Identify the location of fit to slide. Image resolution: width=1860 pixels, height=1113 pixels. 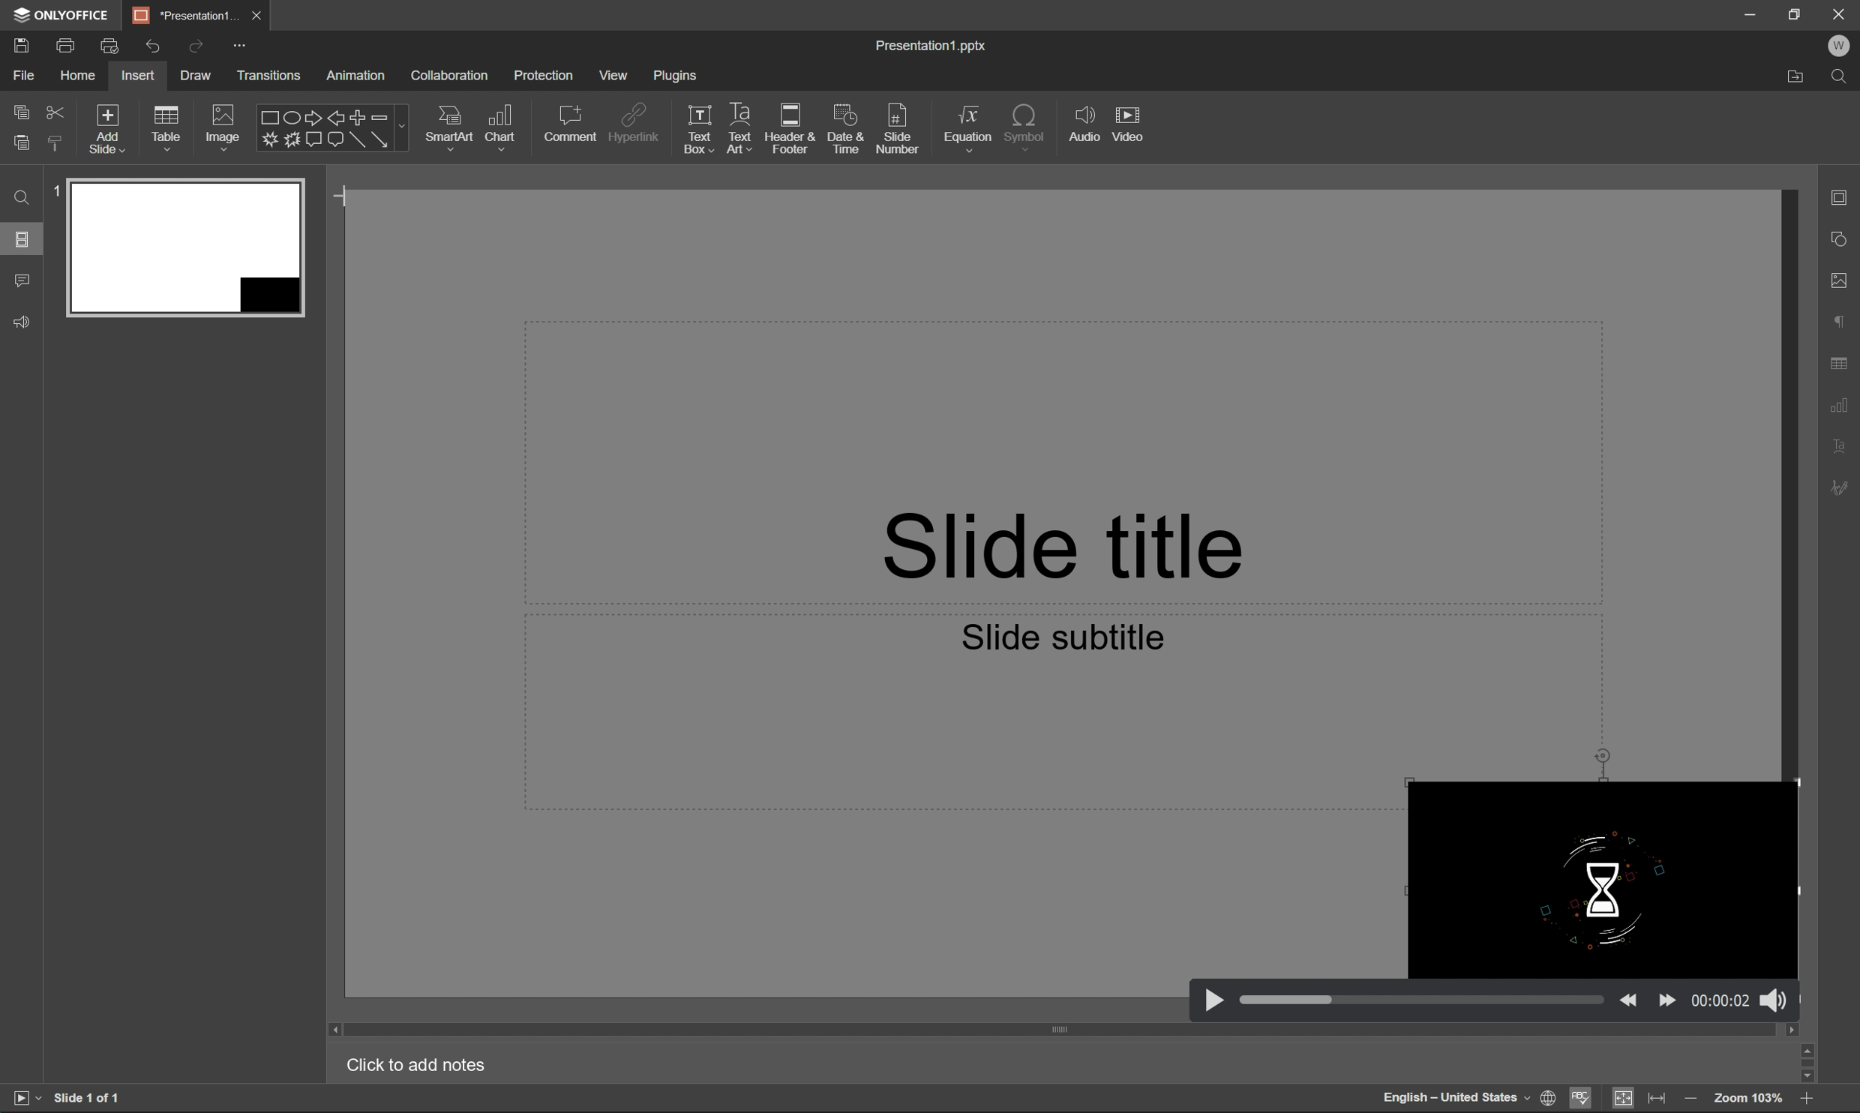
(1621, 1099).